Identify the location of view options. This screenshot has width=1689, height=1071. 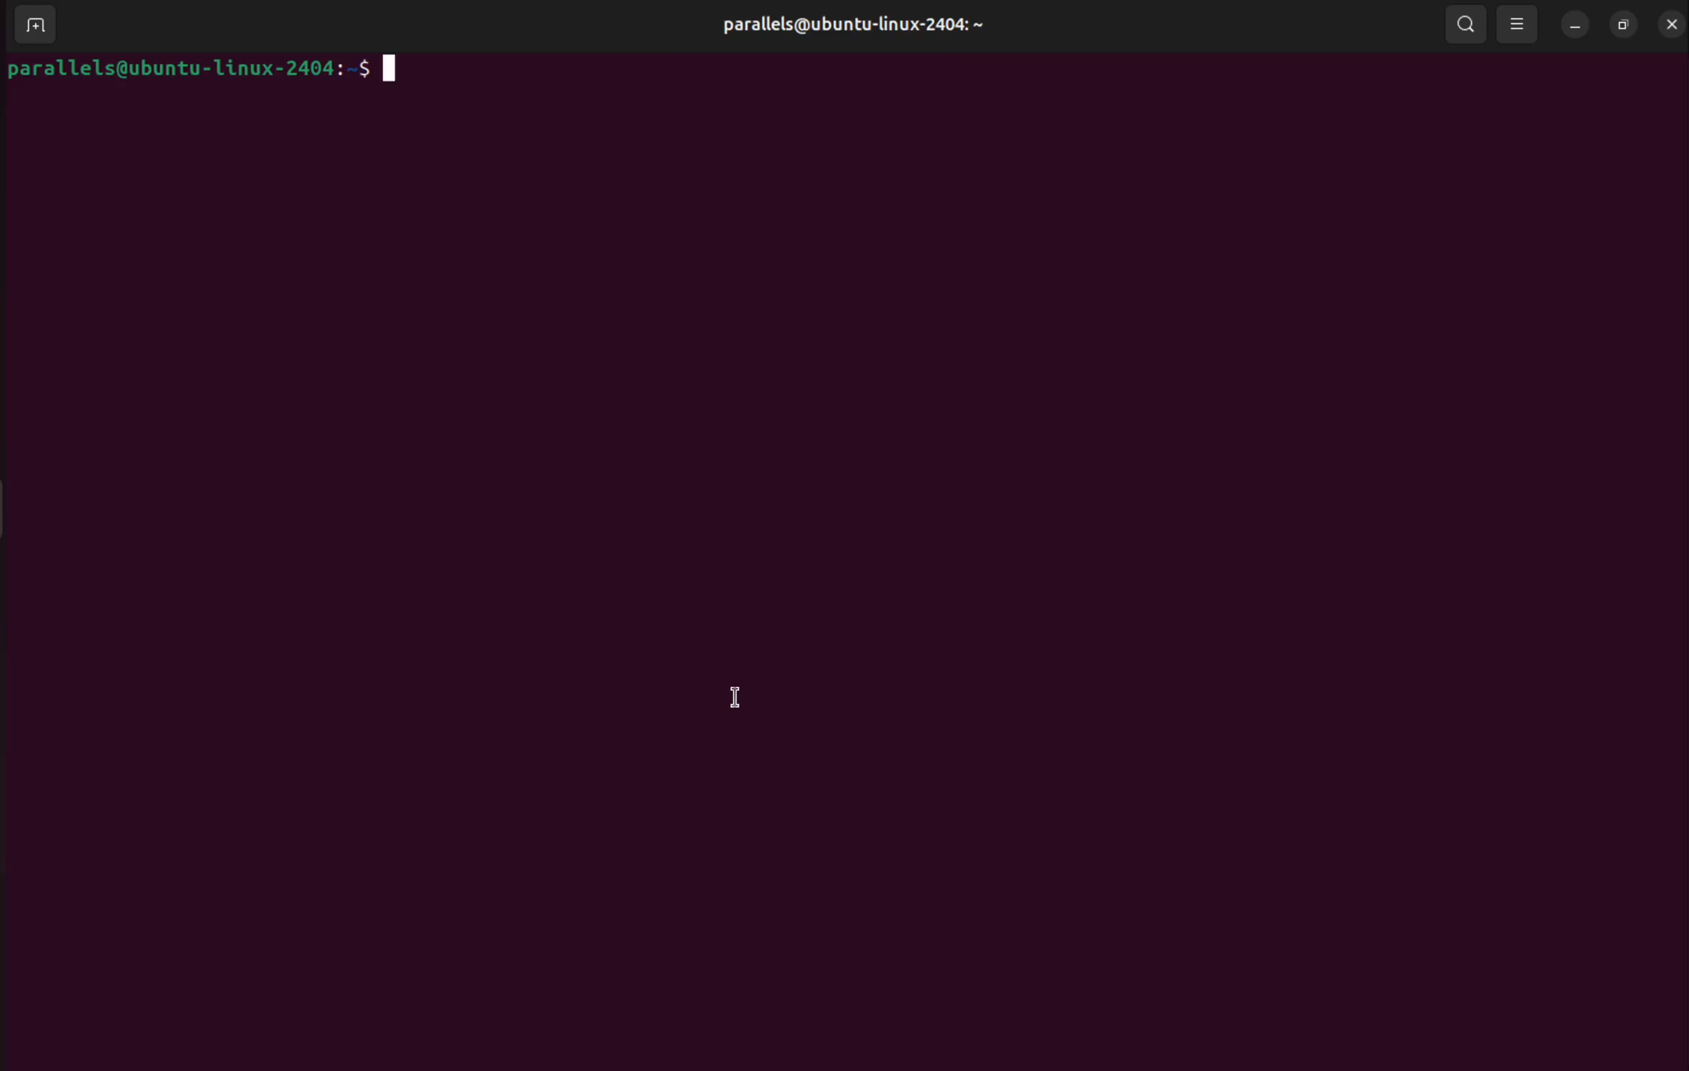
(1521, 23).